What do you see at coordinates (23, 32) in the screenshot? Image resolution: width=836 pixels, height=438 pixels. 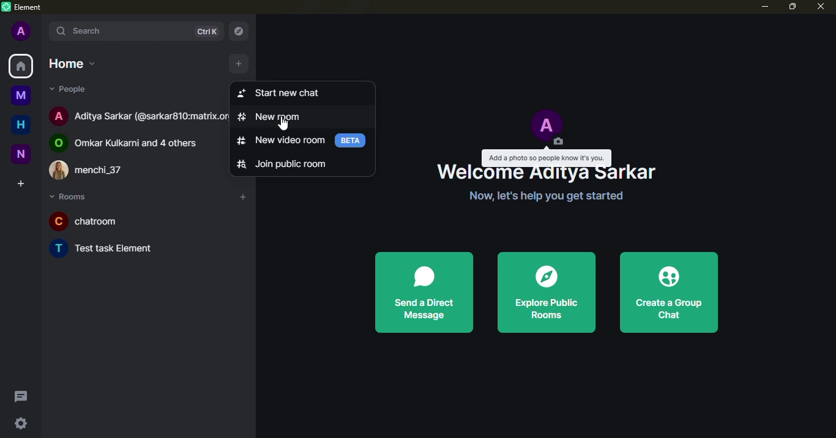 I see `profile` at bounding box center [23, 32].